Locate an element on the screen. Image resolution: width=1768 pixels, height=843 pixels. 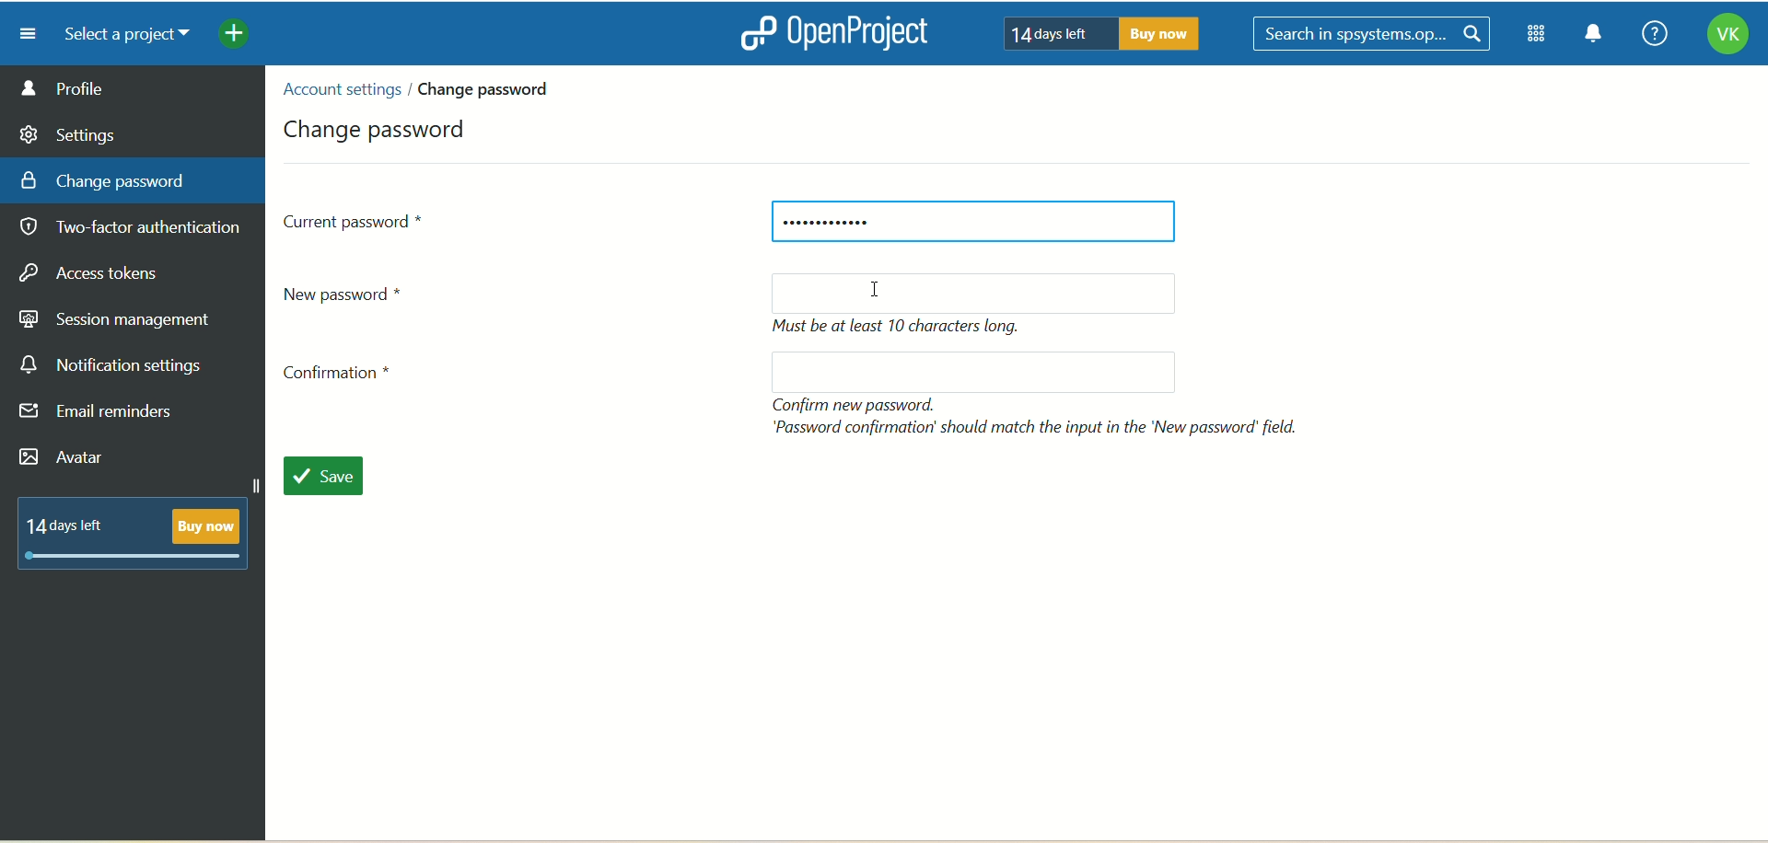
select a project is located at coordinates (120, 35).